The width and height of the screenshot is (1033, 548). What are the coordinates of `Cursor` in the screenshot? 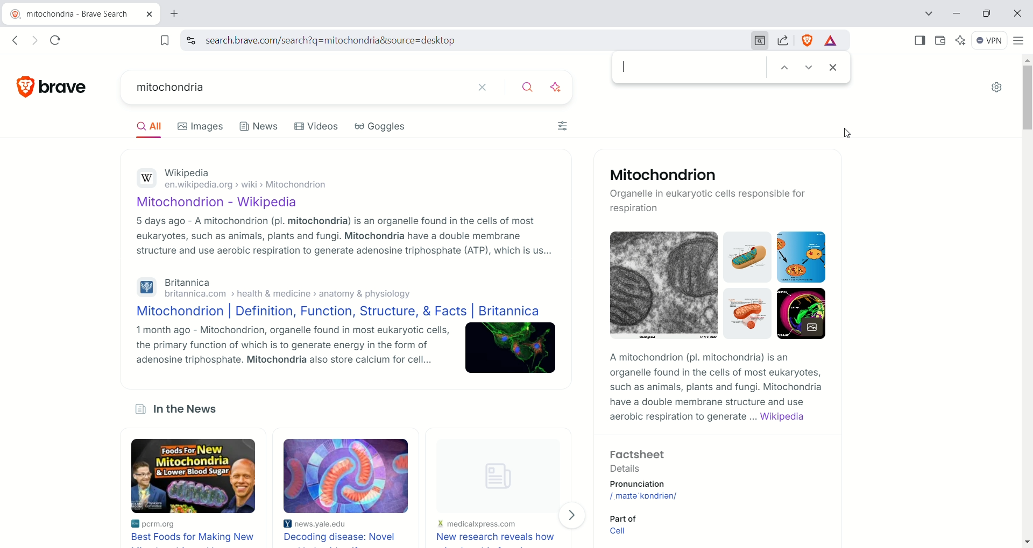 It's located at (847, 133).